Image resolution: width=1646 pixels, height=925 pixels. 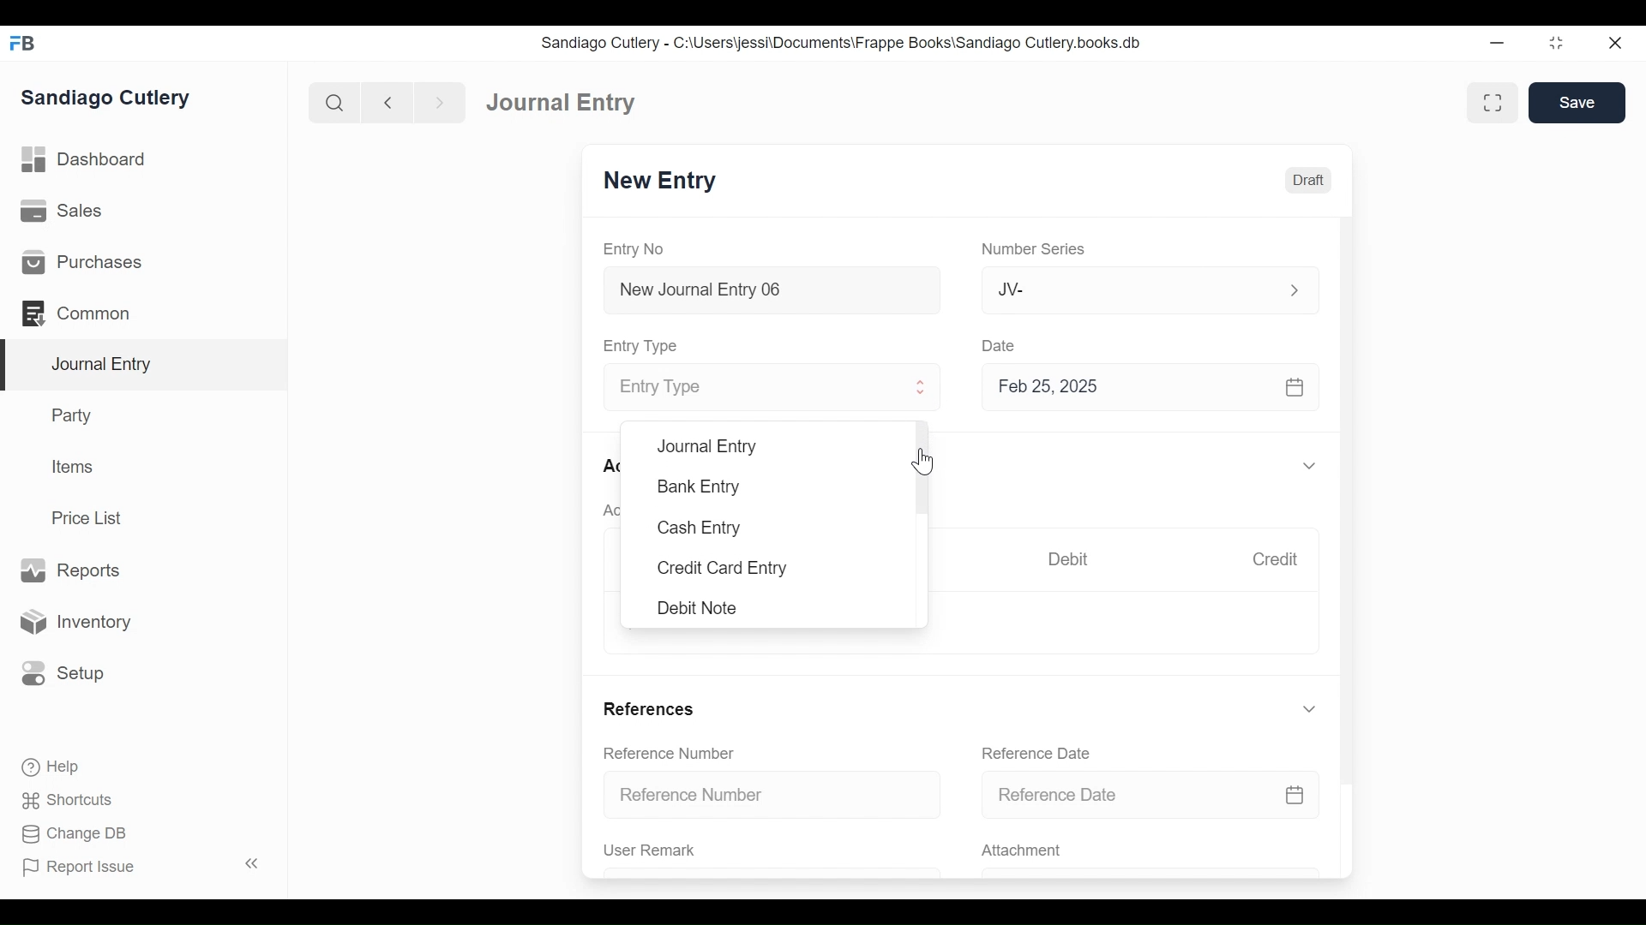 What do you see at coordinates (1295, 290) in the screenshot?
I see `Expand` at bounding box center [1295, 290].